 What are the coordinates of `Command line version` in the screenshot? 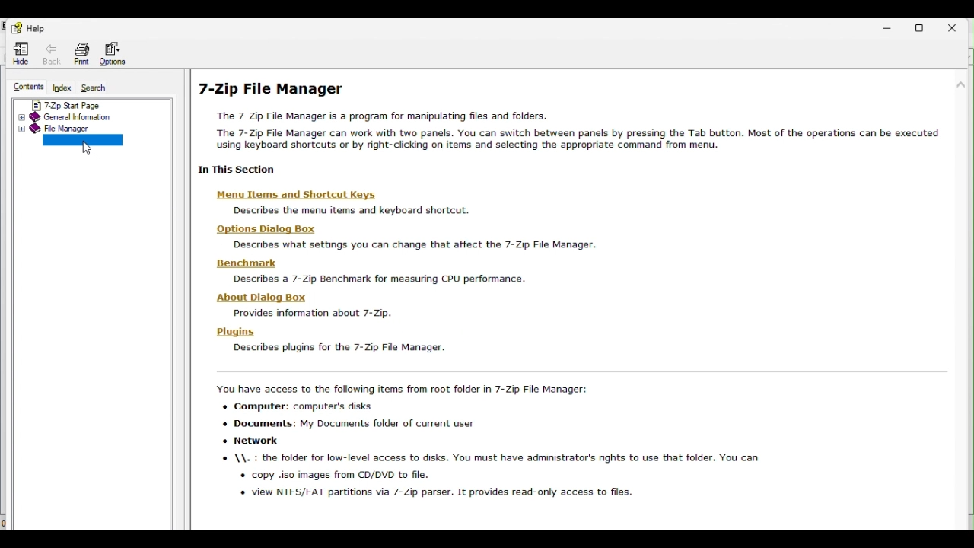 It's located at (84, 140).